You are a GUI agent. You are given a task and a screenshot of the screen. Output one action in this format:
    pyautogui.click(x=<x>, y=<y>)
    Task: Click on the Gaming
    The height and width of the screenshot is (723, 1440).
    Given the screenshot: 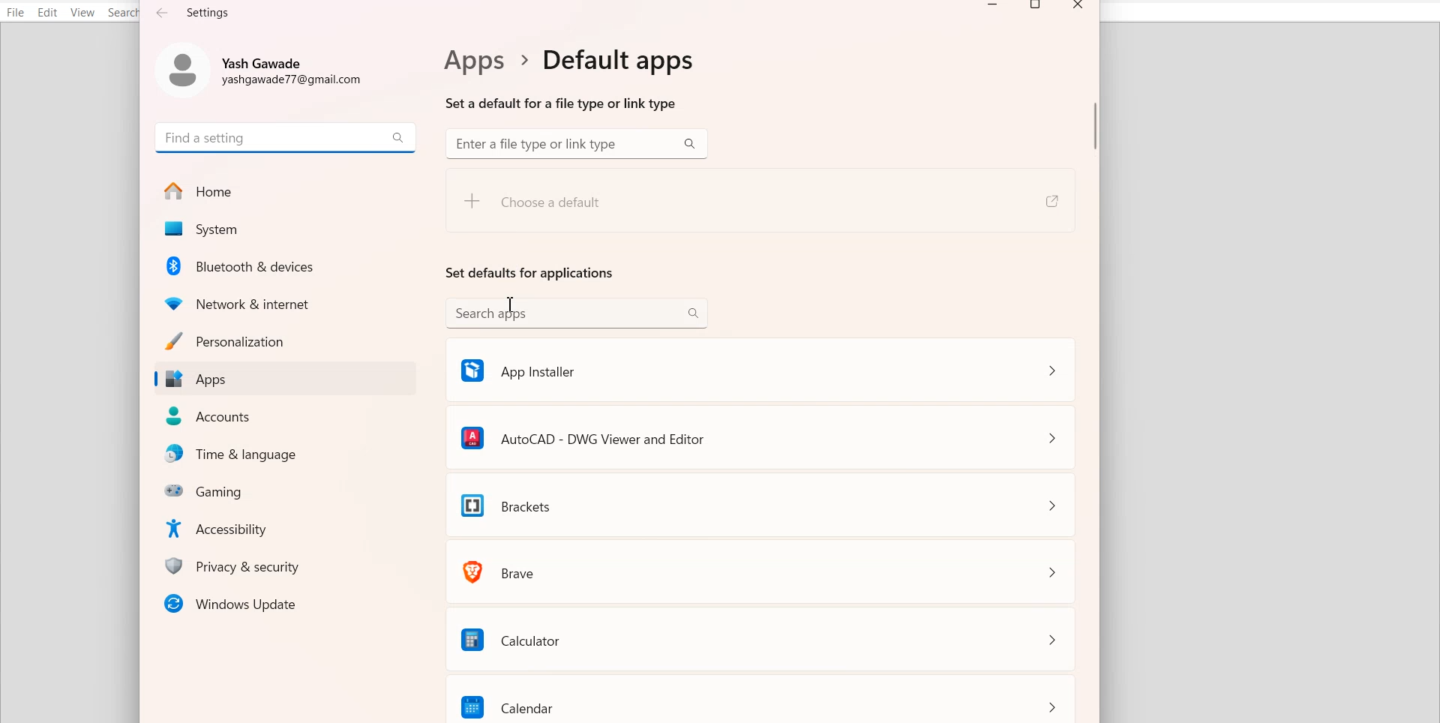 What is the action you would take?
    pyautogui.click(x=289, y=490)
    